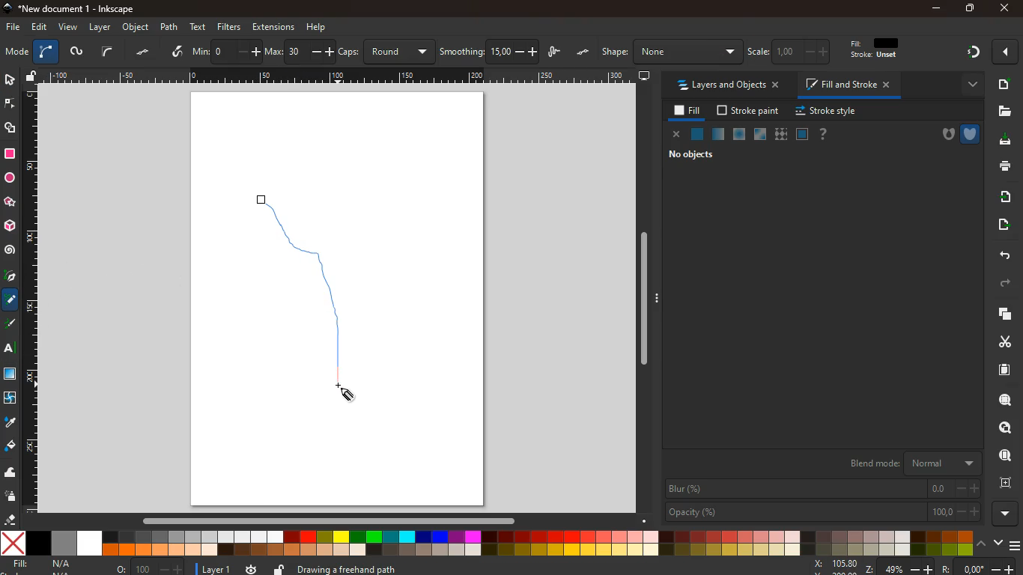  What do you see at coordinates (1001, 255) in the screenshot?
I see `back` at bounding box center [1001, 255].